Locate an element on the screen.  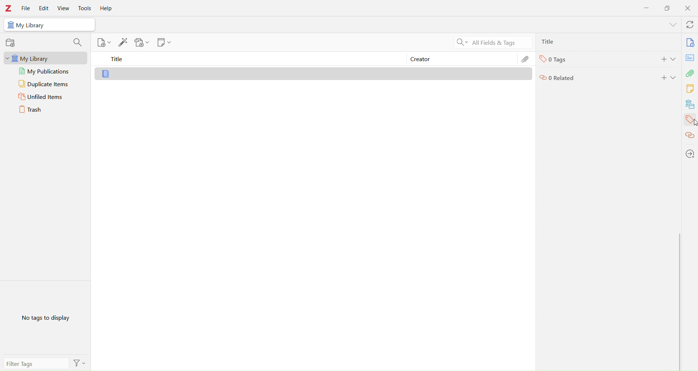
My publications is located at coordinates (44, 71).